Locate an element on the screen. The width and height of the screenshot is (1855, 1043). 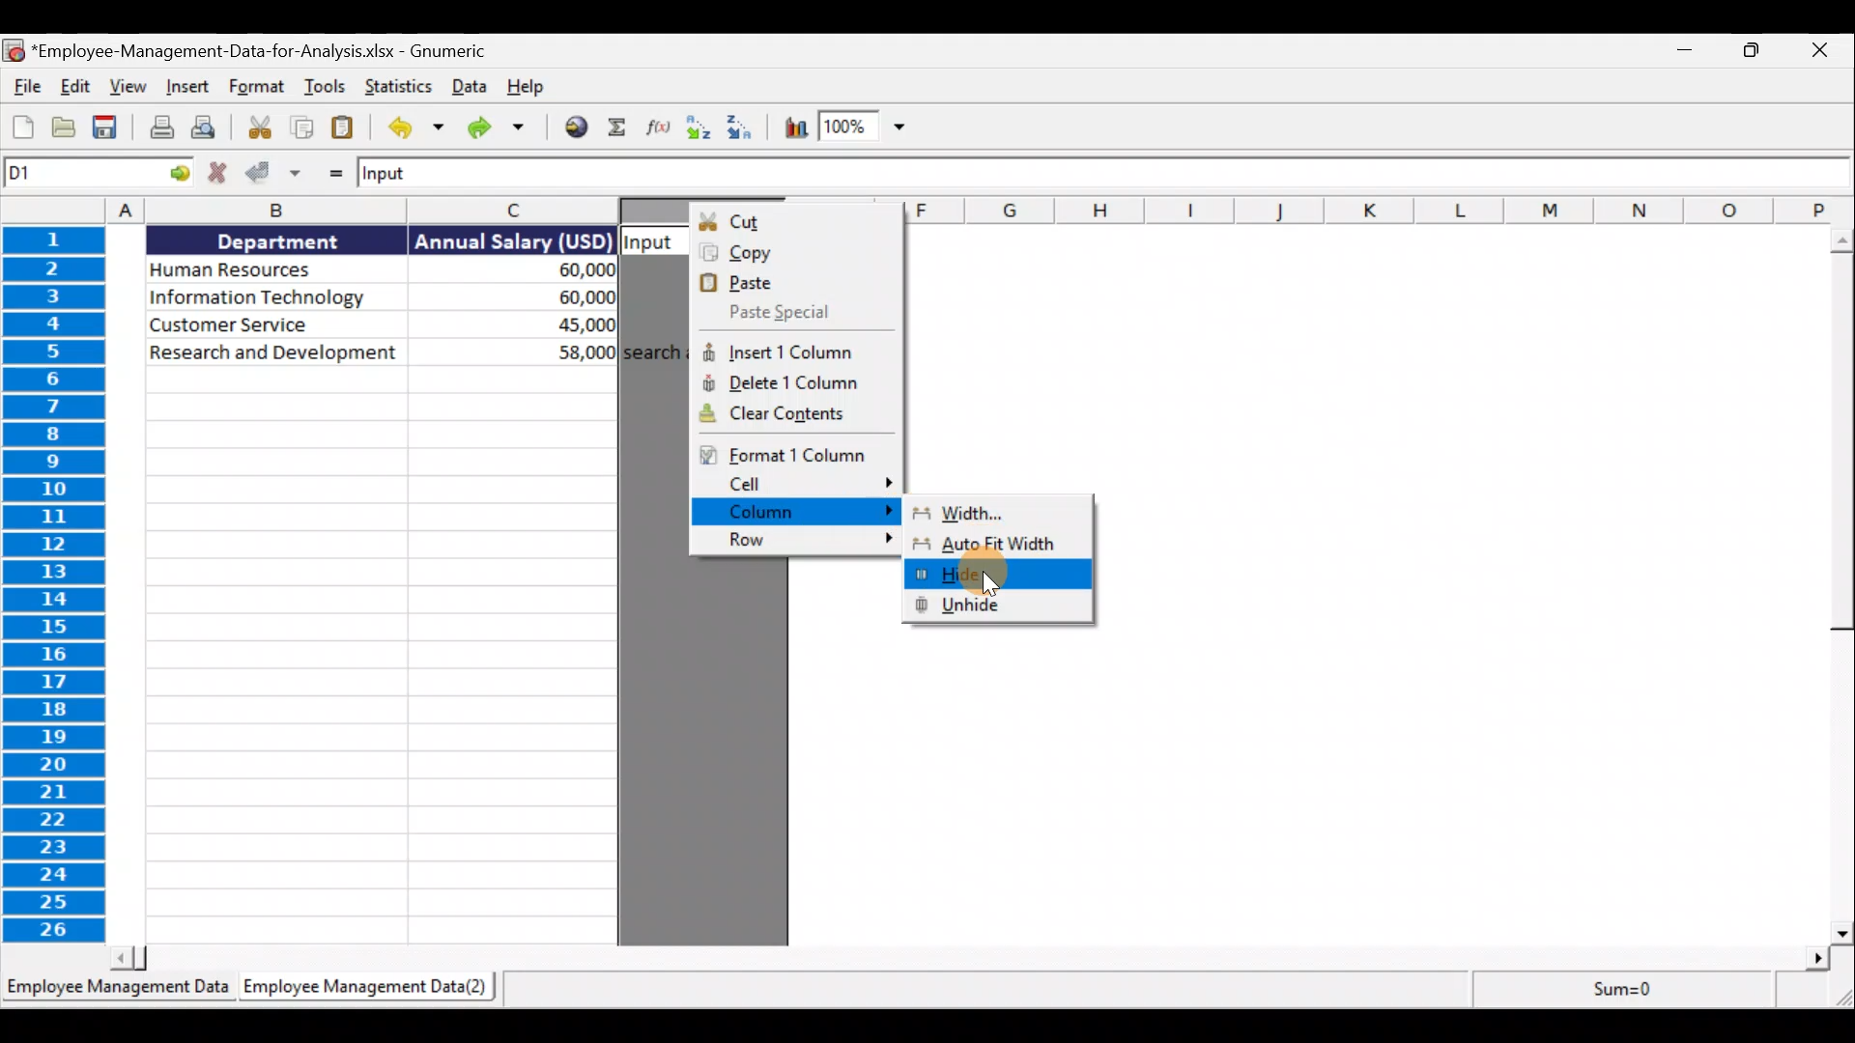
Print the current file is located at coordinates (158, 129).